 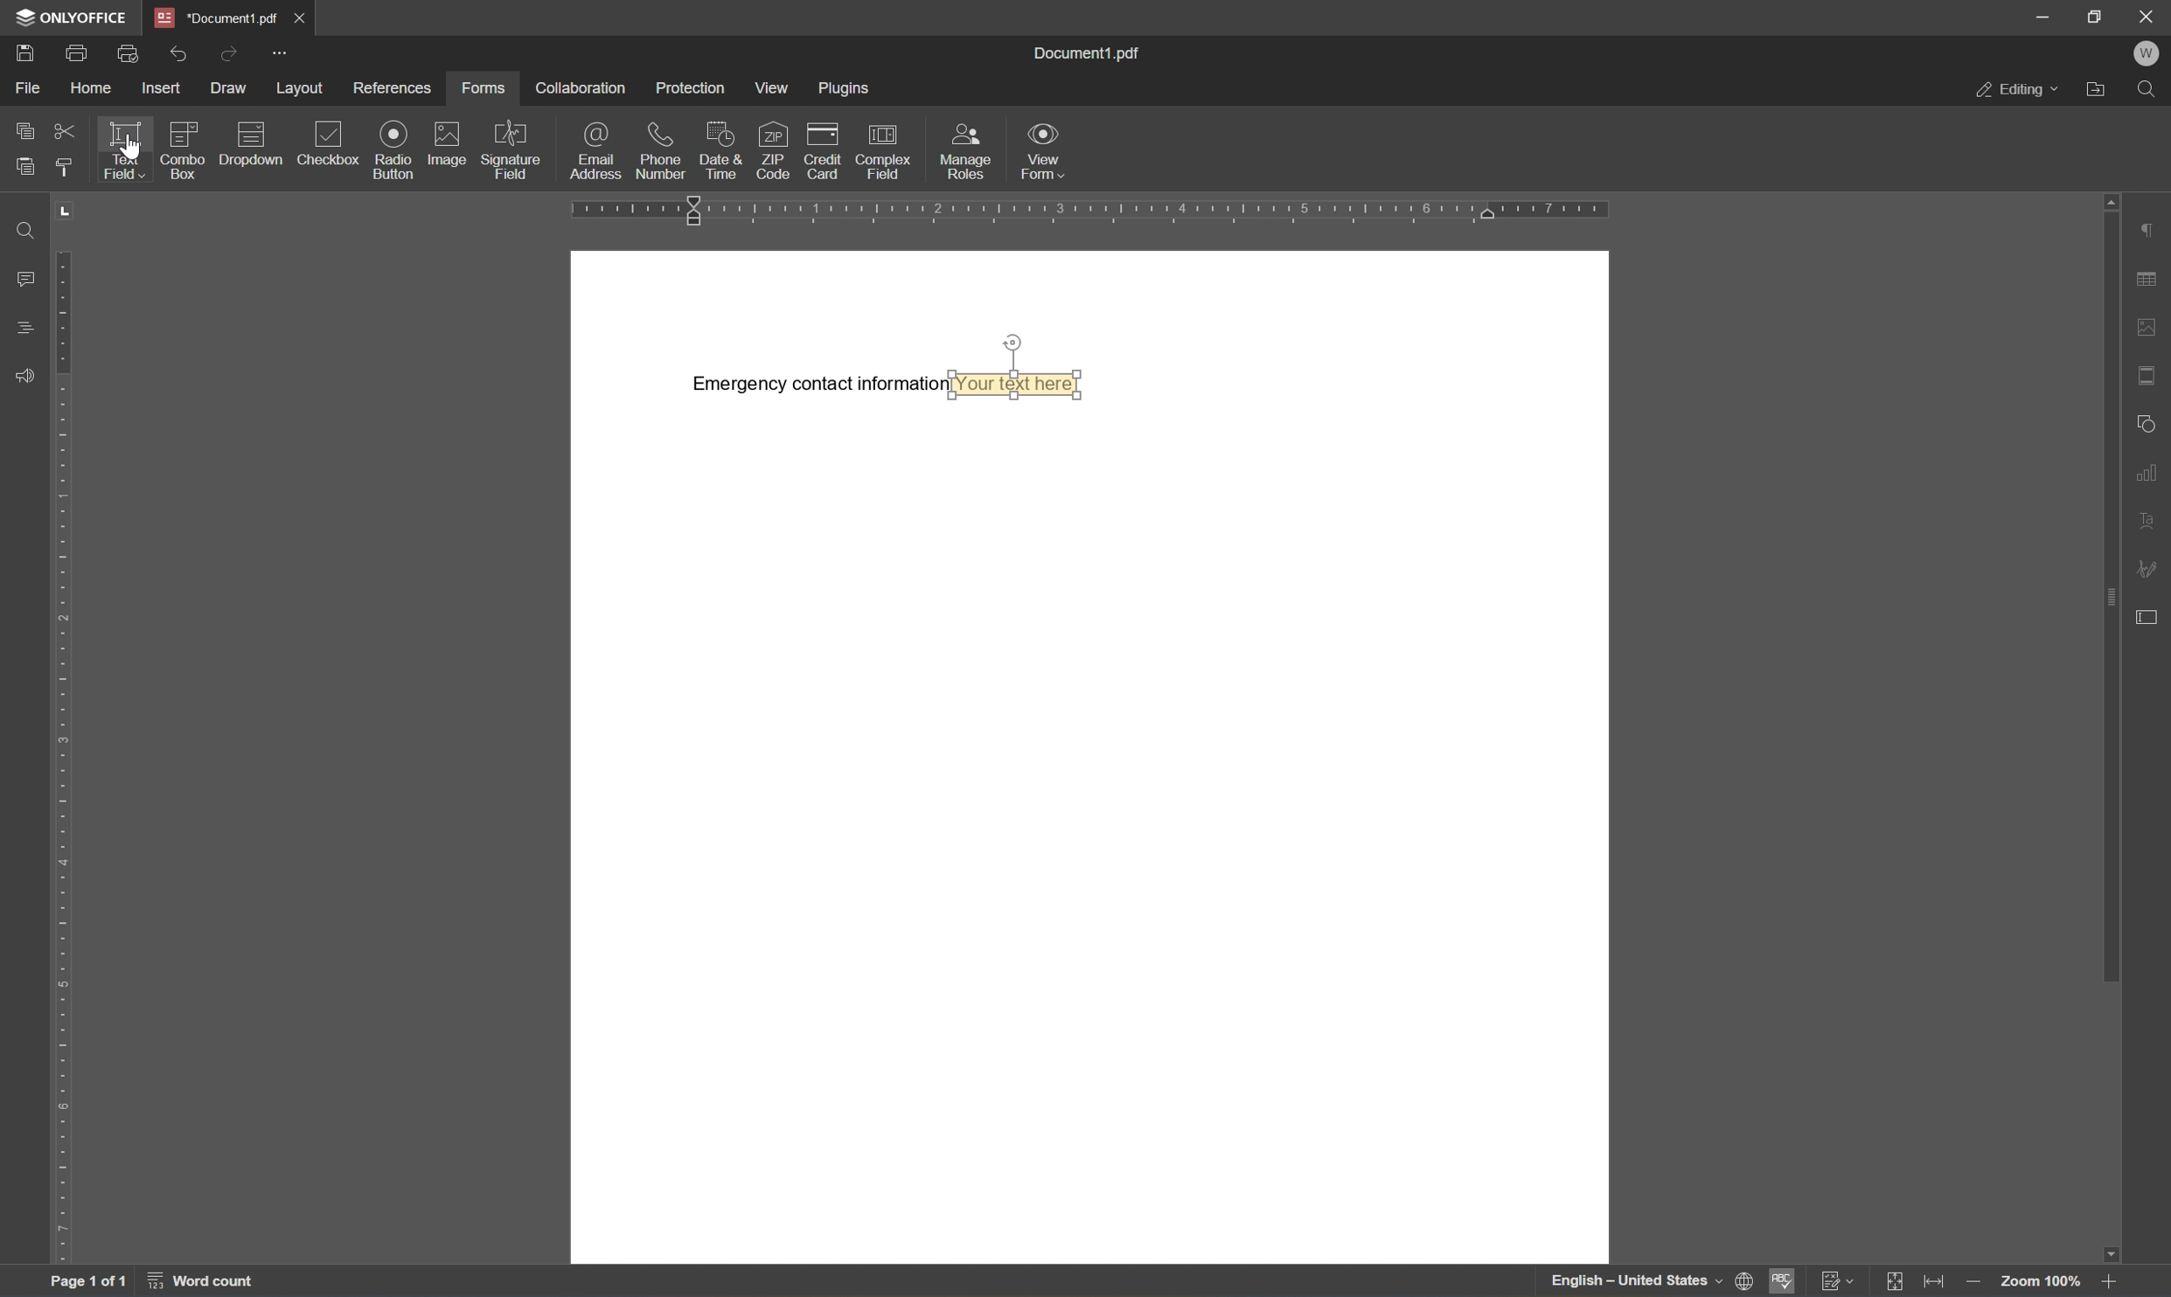 I want to click on emergency contact information:, so click(x=816, y=385).